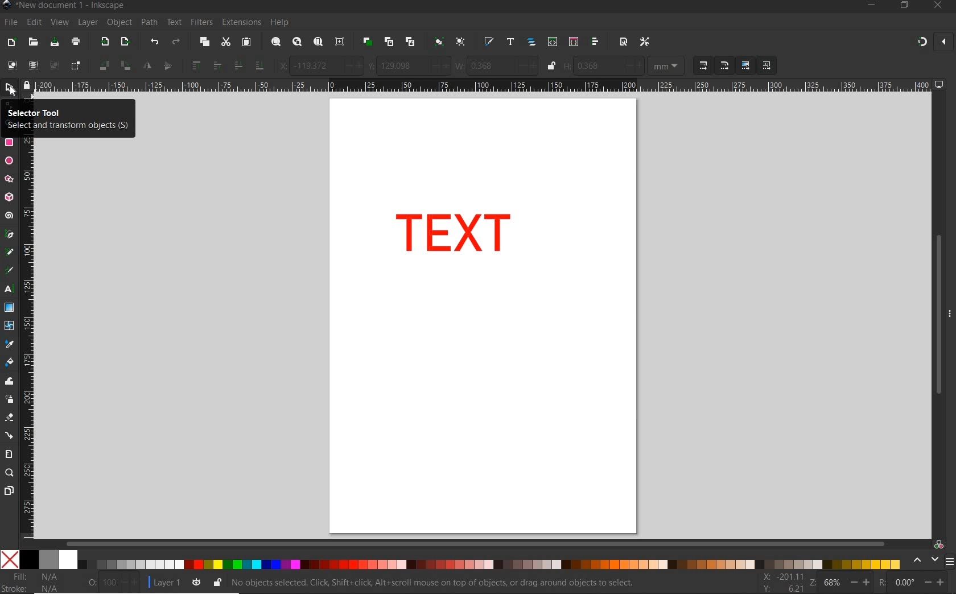 This screenshot has height=594, width=956. Describe the element at coordinates (275, 43) in the screenshot. I see `ZOOM SELECTION` at that location.